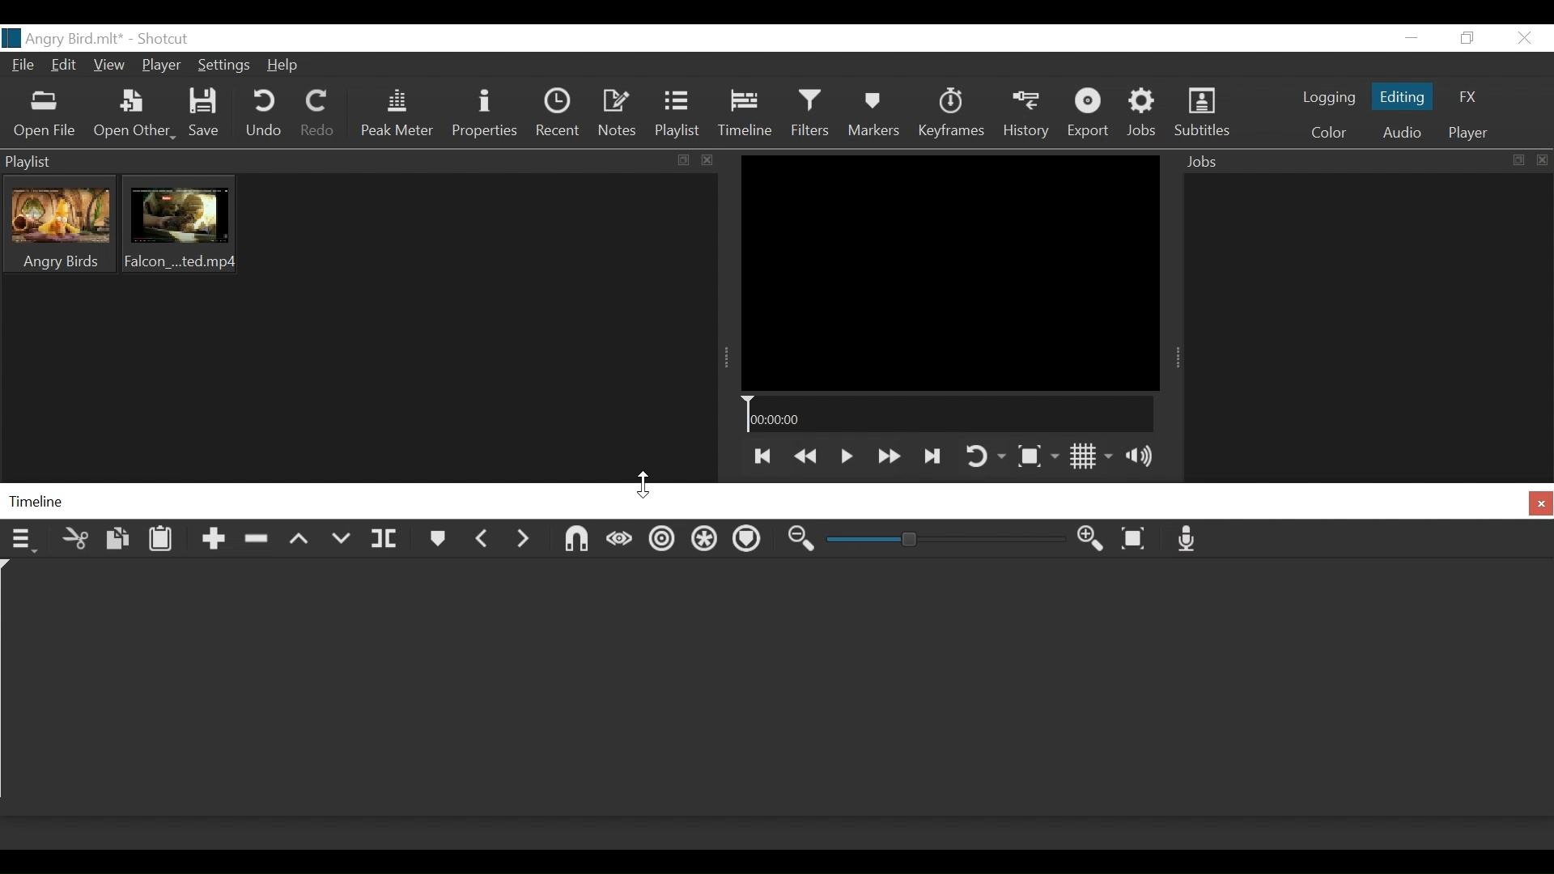  What do you see at coordinates (284, 67) in the screenshot?
I see `Help` at bounding box center [284, 67].